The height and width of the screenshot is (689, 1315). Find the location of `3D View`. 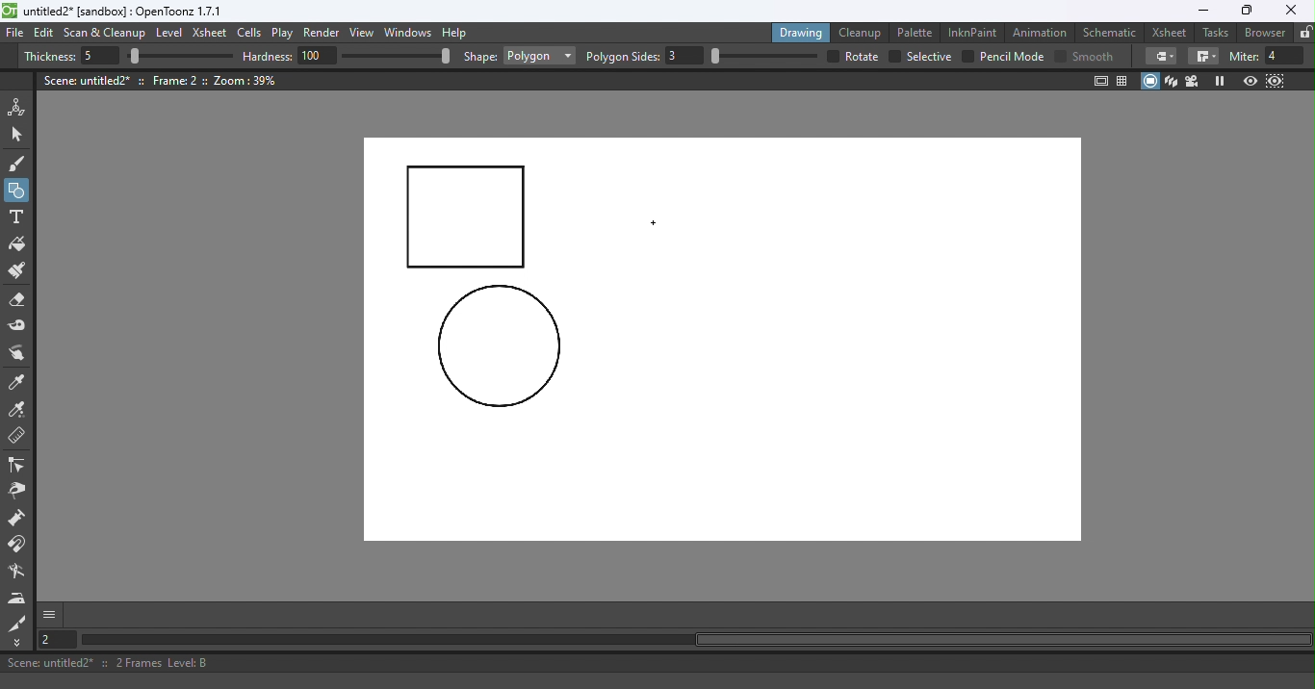

3D View is located at coordinates (1173, 81).